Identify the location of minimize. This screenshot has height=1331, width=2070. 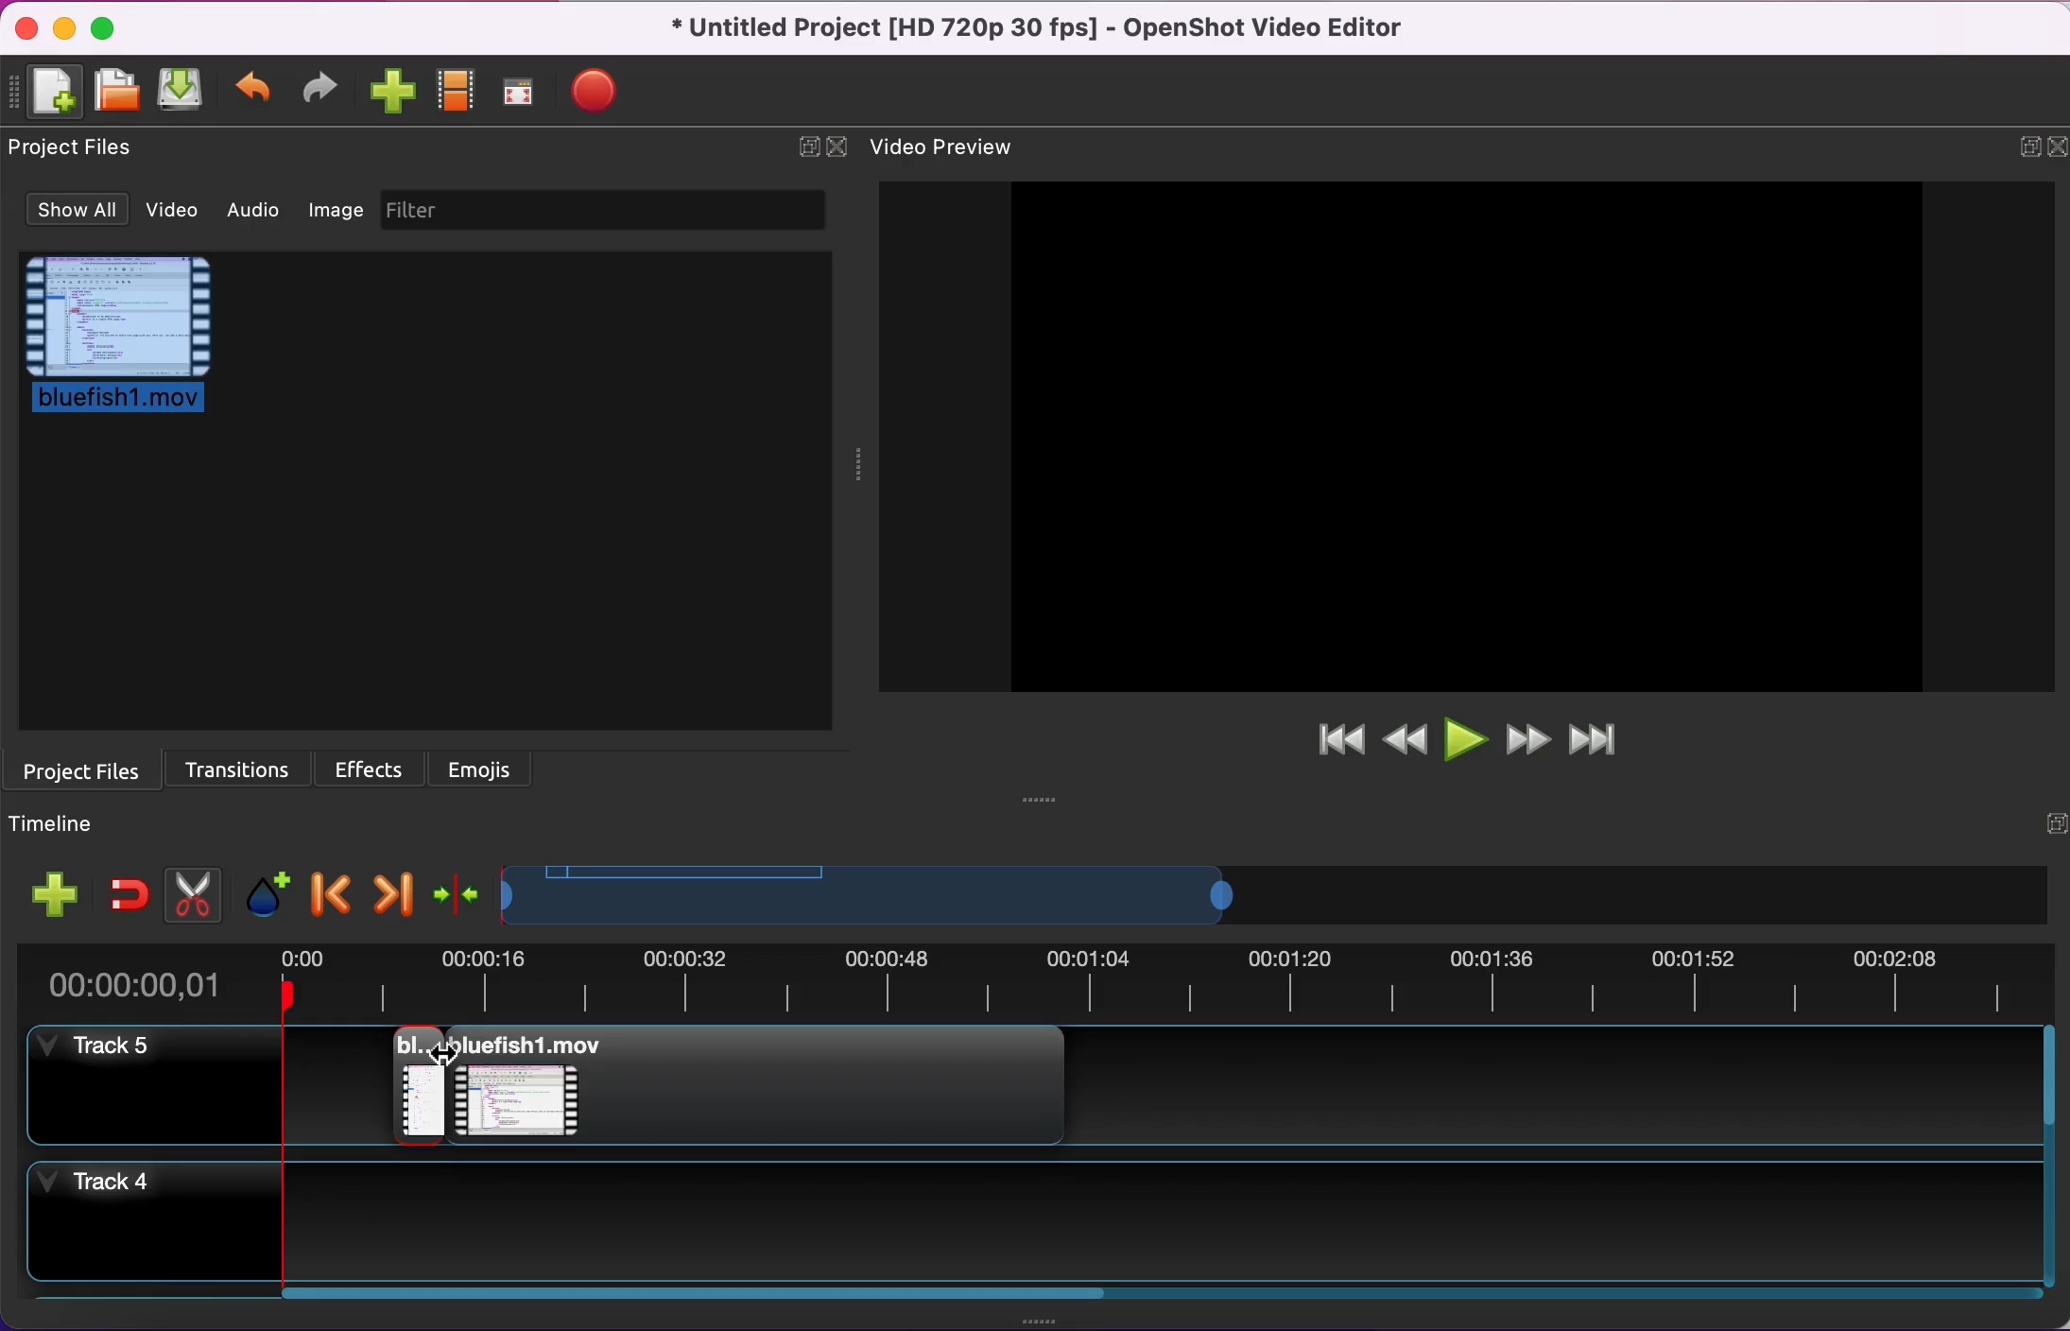
(66, 29).